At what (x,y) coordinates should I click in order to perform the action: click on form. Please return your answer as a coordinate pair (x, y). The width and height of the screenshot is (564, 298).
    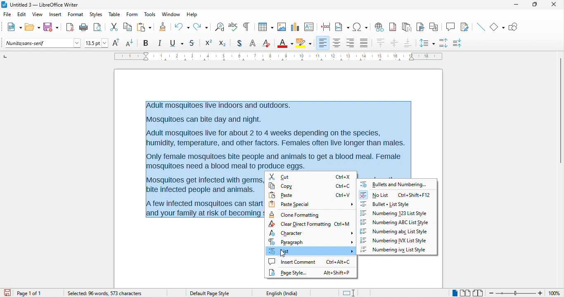
    Looking at the image, I should click on (133, 15).